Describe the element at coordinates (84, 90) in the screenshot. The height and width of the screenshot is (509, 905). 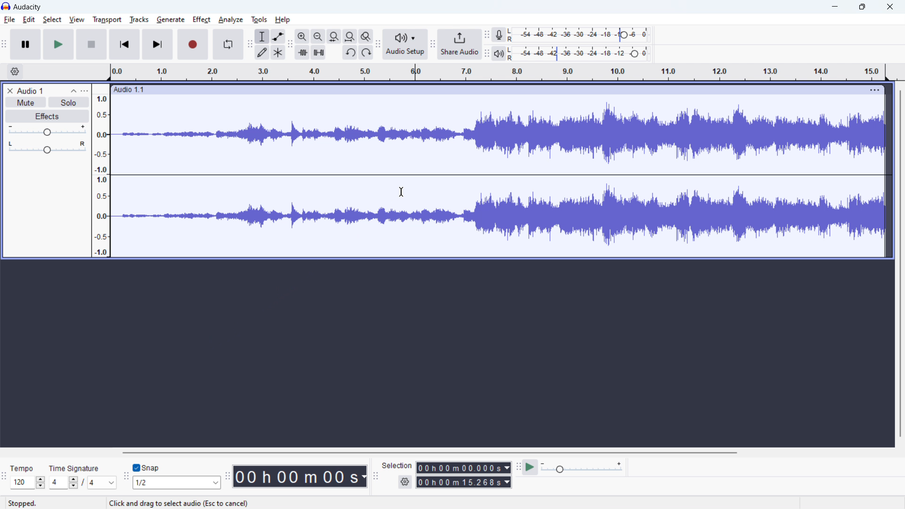
I see `view menu` at that location.